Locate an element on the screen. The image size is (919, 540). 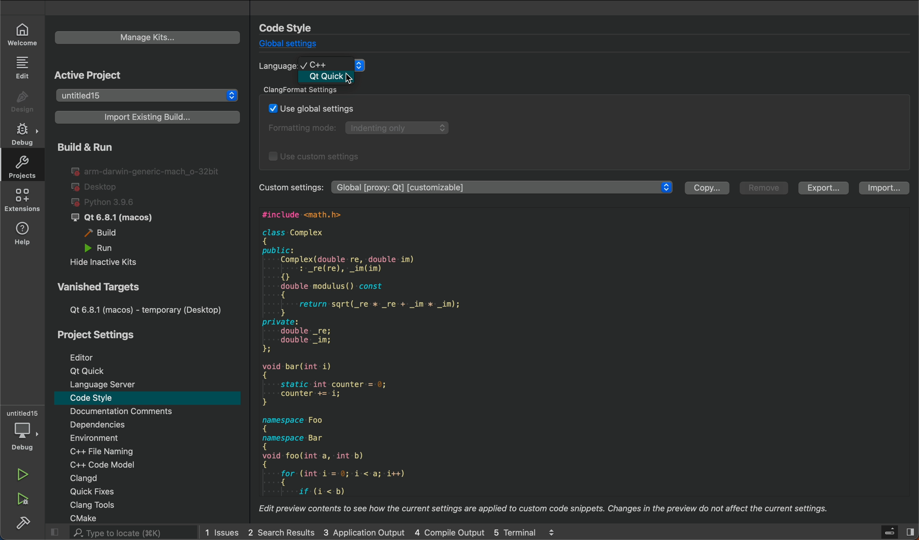
build types is located at coordinates (141, 206).